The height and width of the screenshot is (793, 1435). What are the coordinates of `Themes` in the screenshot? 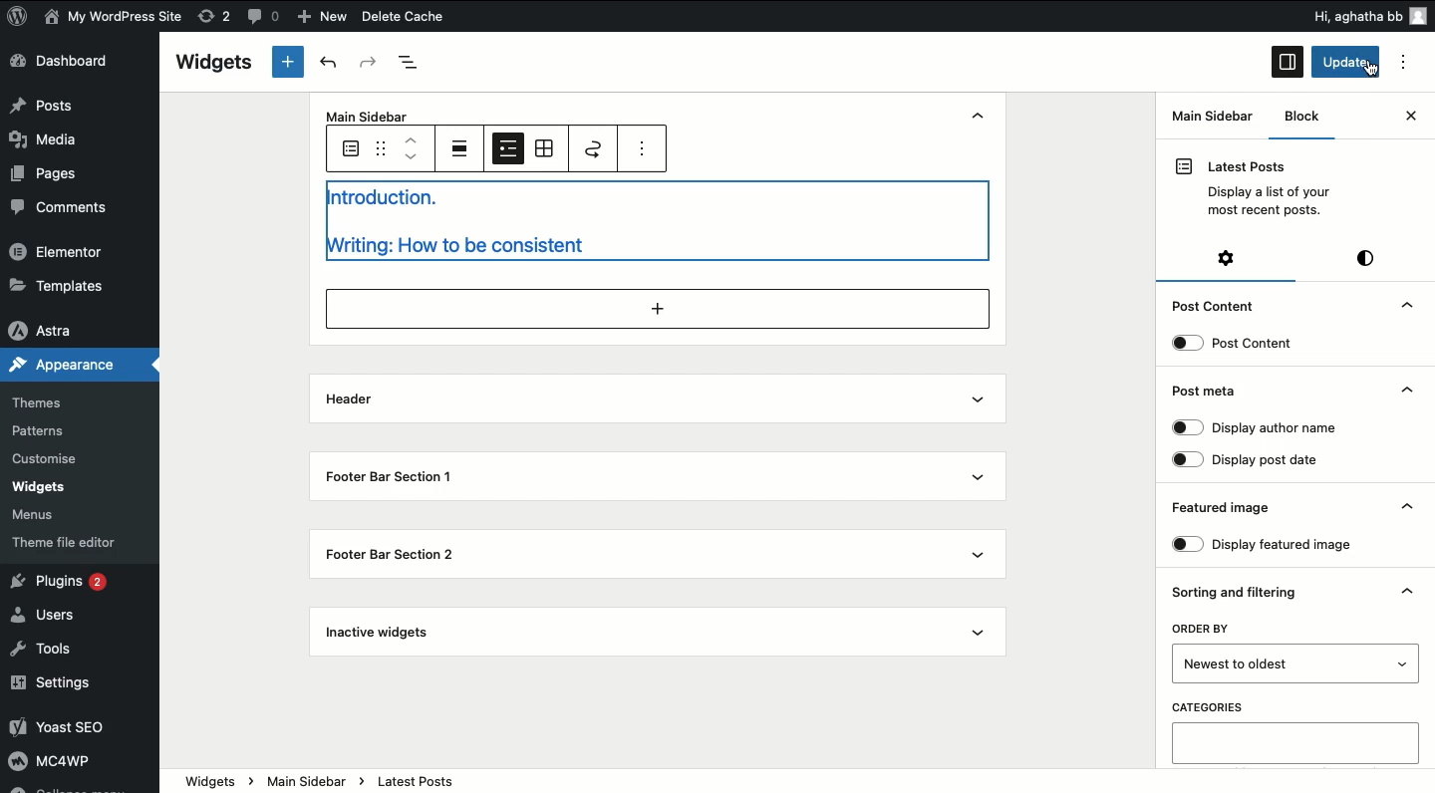 It's located at (54, 402).